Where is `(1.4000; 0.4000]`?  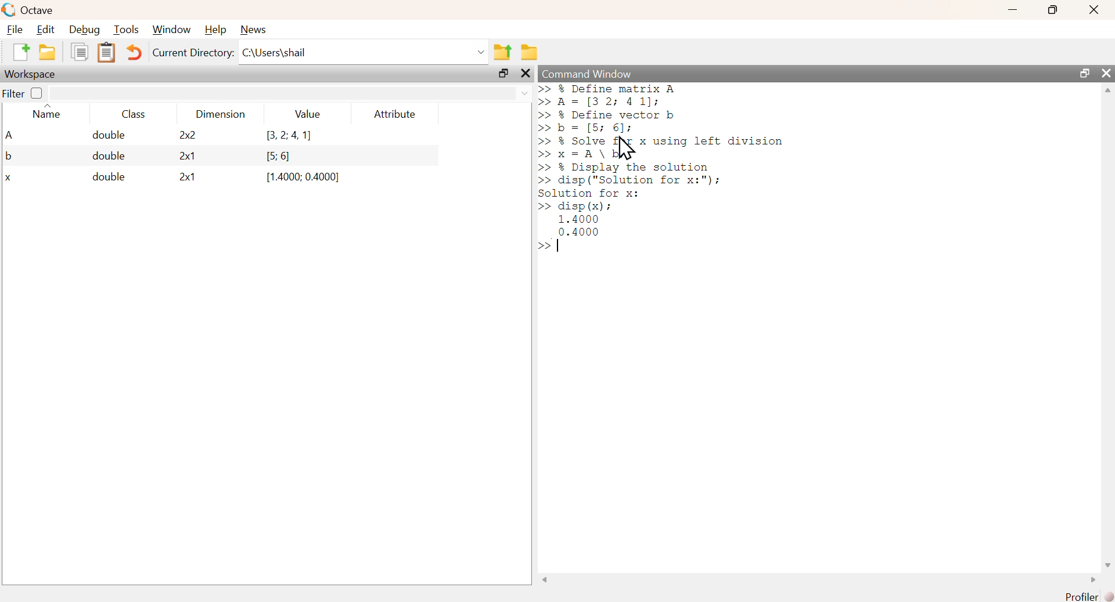
(1.4000; 0.4000] is located at coordinates (298, 178).